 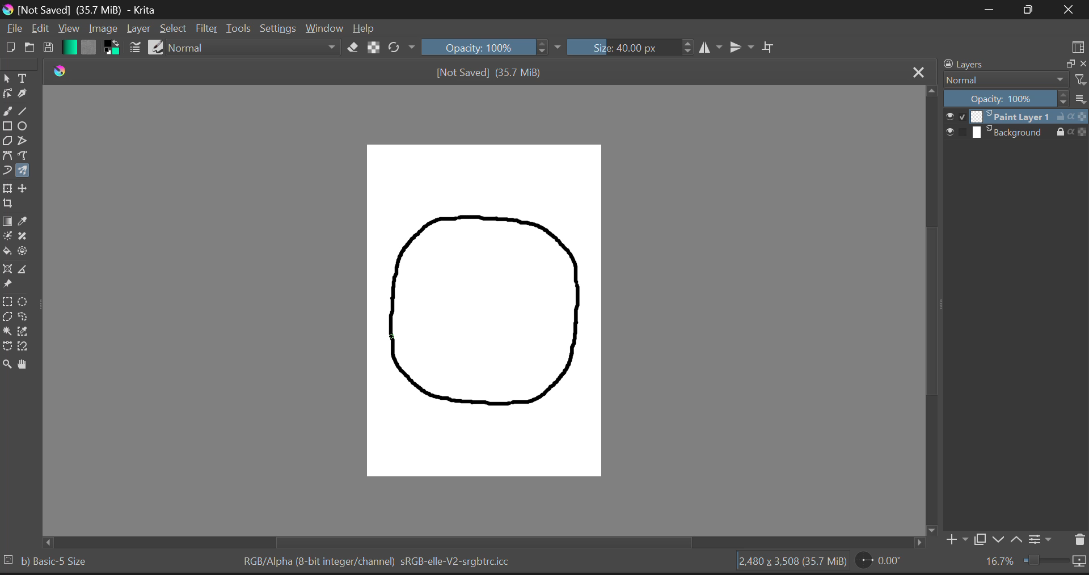 I want to click on 2.480 x 3,508 (35.7 MiB), so click(x=788, y=561).